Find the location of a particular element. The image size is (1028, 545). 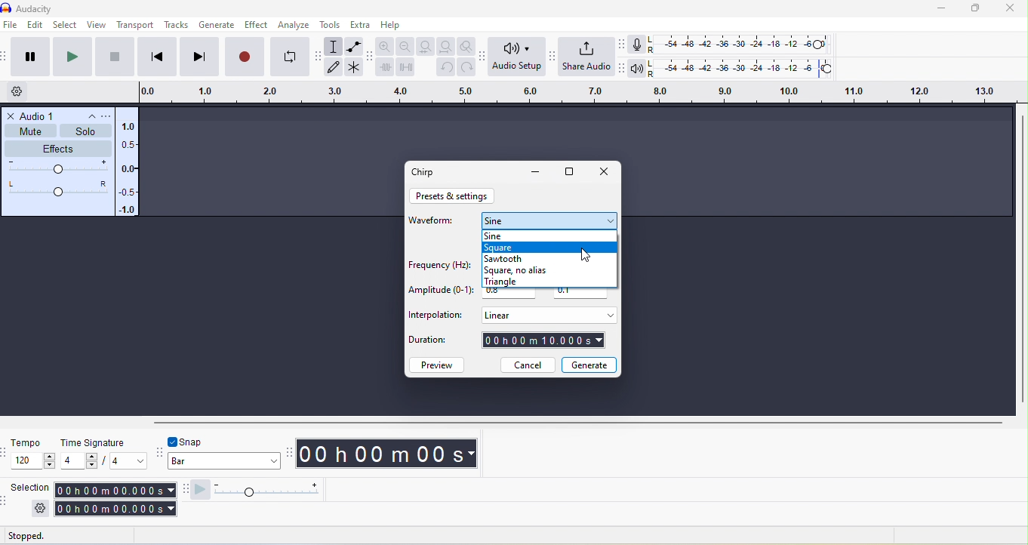

preview is located at coordinates (439, 365).